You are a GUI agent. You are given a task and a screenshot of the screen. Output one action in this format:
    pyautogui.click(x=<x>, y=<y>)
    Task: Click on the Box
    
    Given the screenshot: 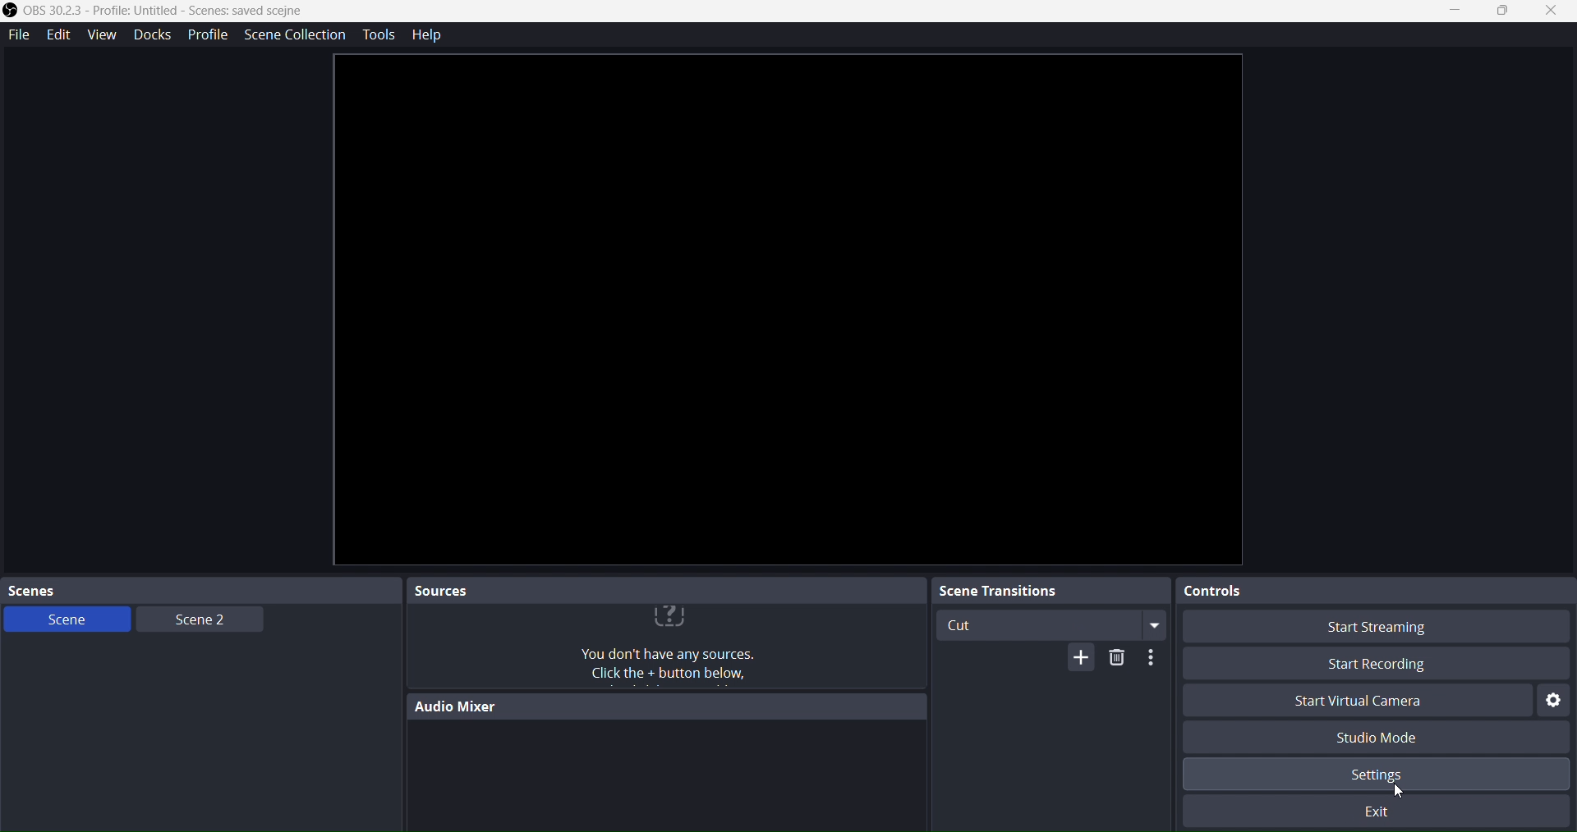 What is the action you would take?
    pyautogui.click(x=1505, y=11)
    